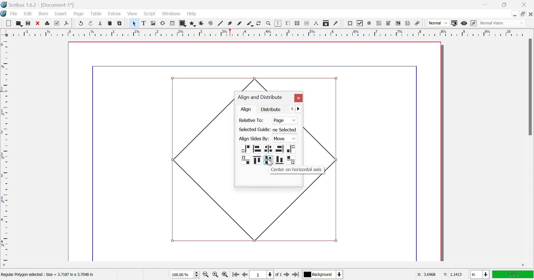  I want to click on Calligraphic line, so click(250, 24).